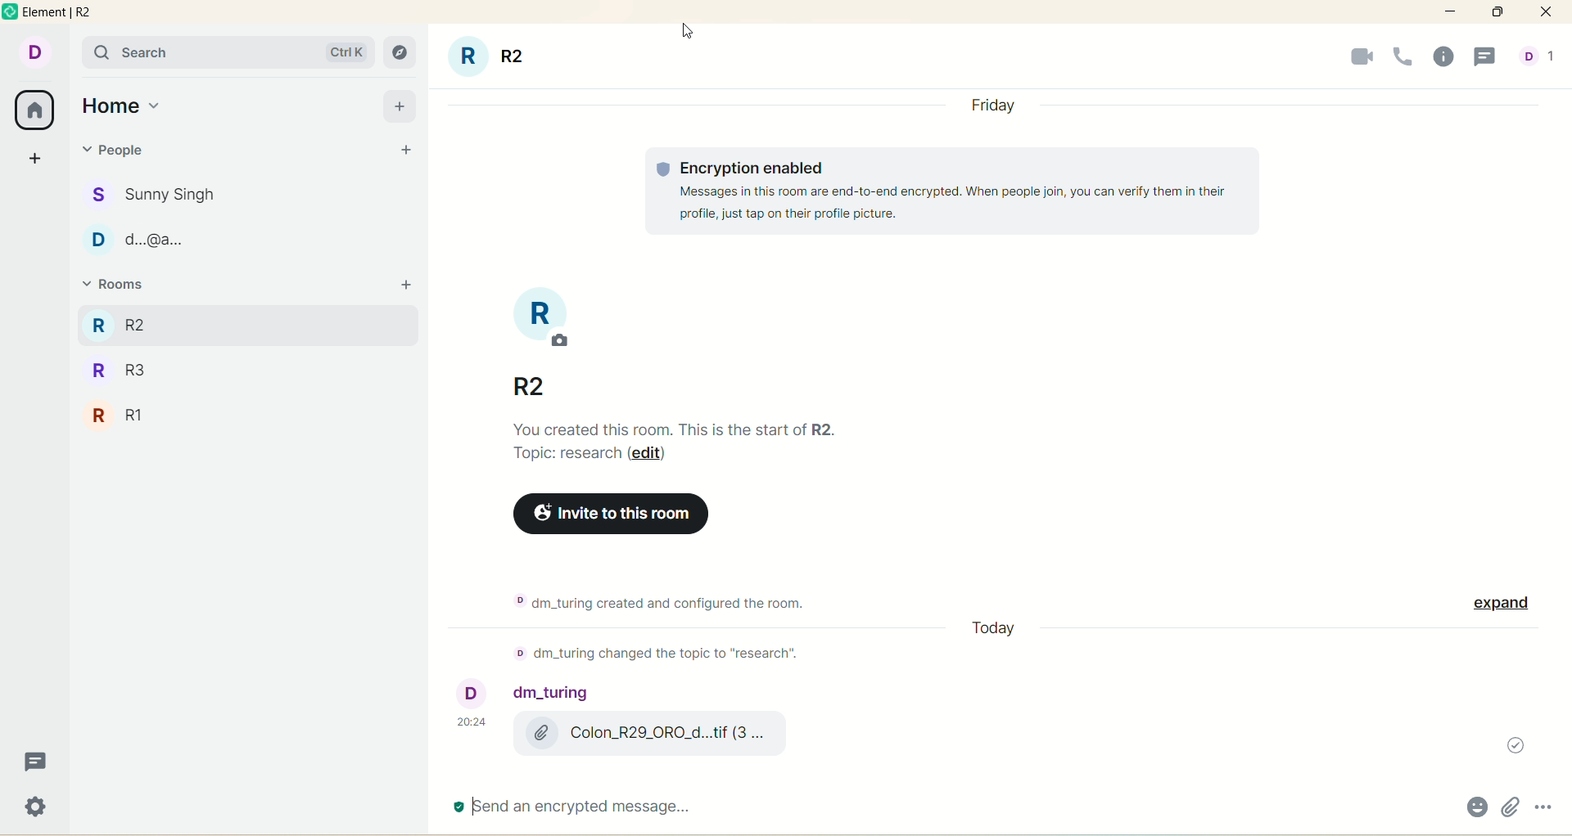 The height and width of the screenshot is (836, 1572). What do you see at coordinates (150, 324) in the screenshot?
I see `R3` at bounding box center [150, 324].